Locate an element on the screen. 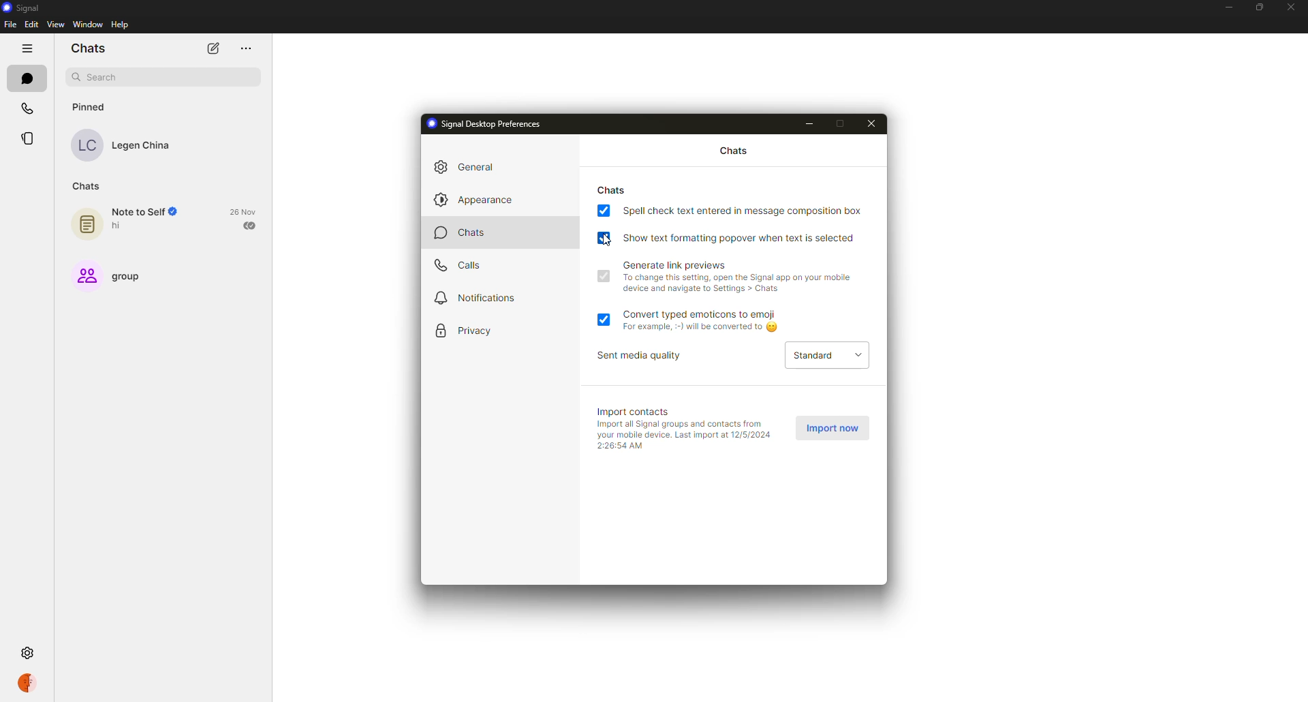  sent is located at coordinates (251, 225).